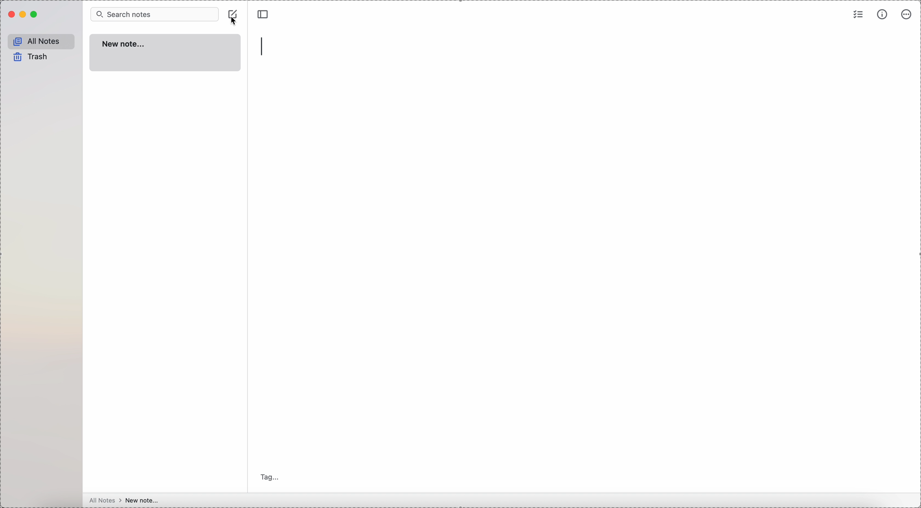 Image resolution: width=921 pixels, height=508 pixels. I want to click on tag, so click(268, 476).